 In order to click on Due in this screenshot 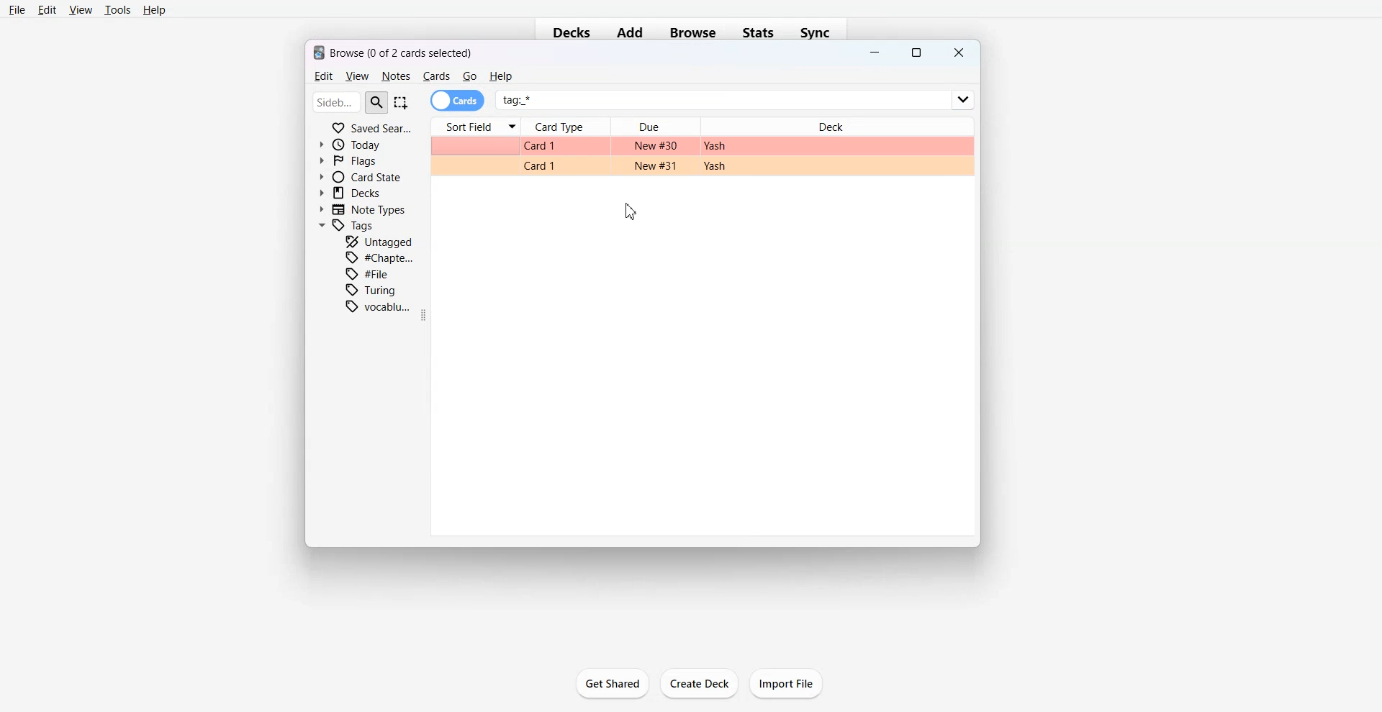, I will do `click(656, 127)`.